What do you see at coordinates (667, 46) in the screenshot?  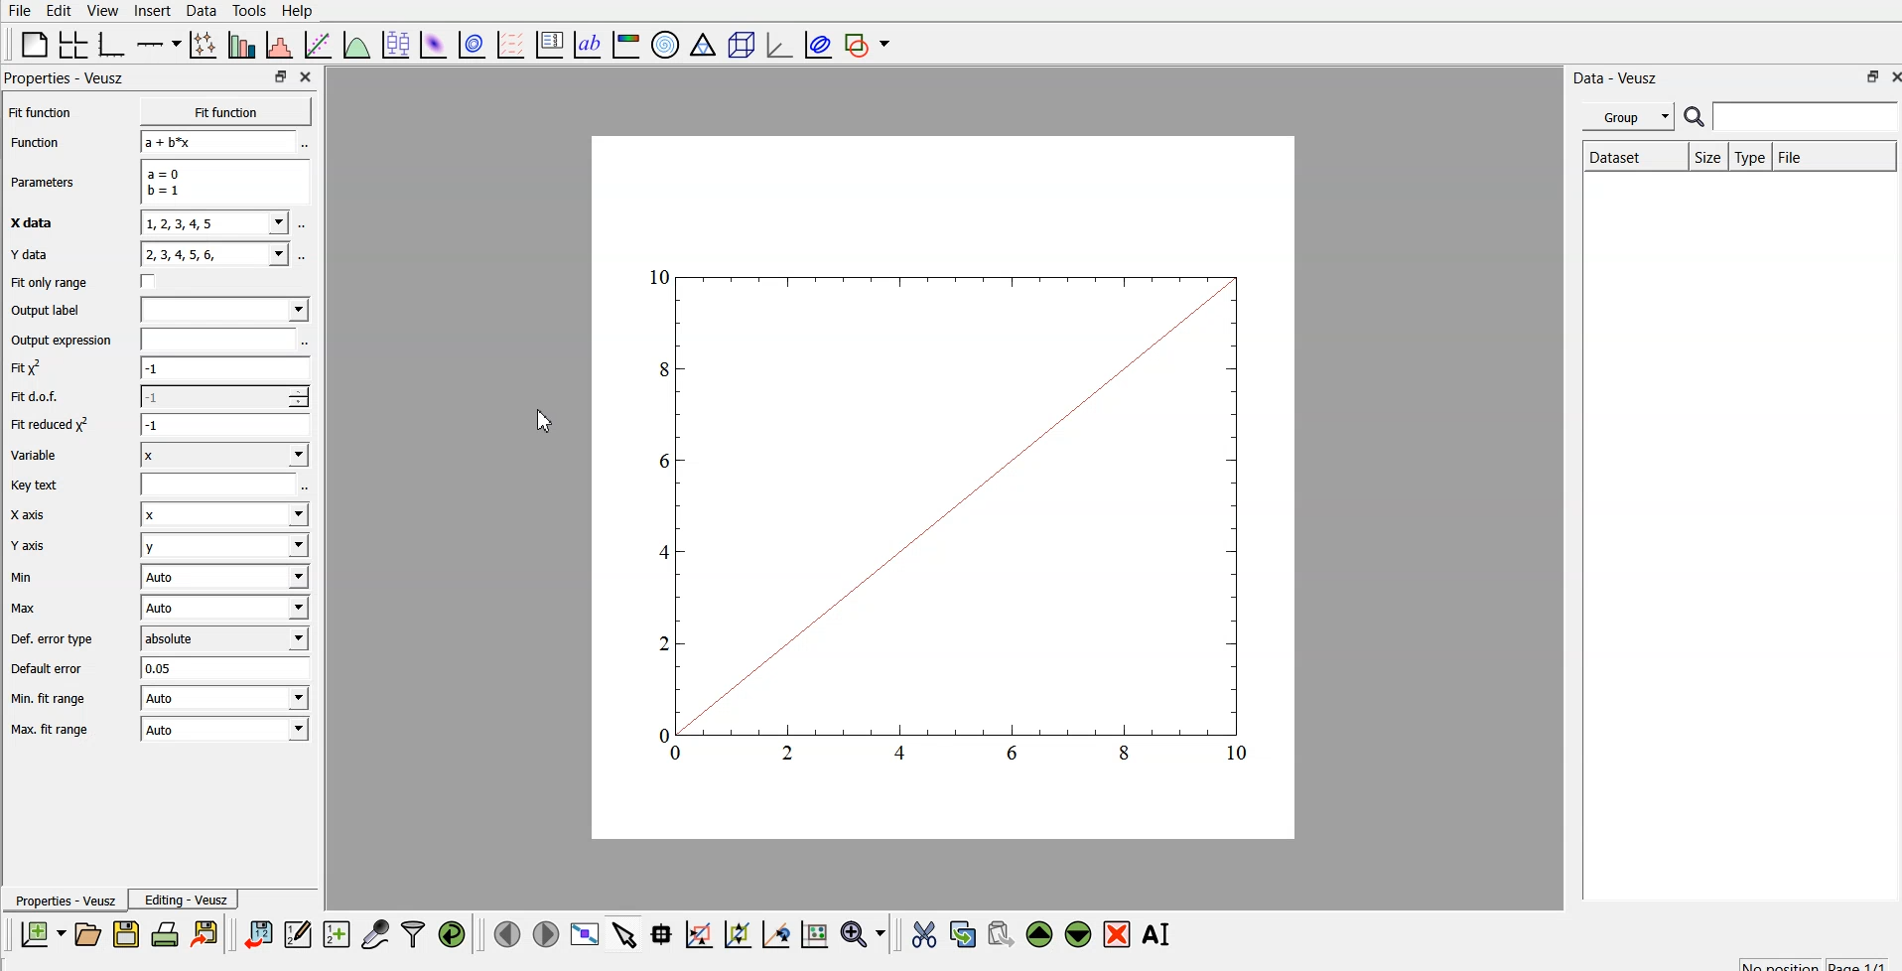 I see `polar graph` at bounding box center [667, 46].